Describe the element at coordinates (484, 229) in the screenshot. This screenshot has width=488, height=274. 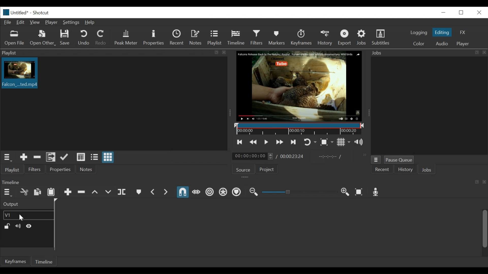
I see `Vertical Scroll bar` at that location.